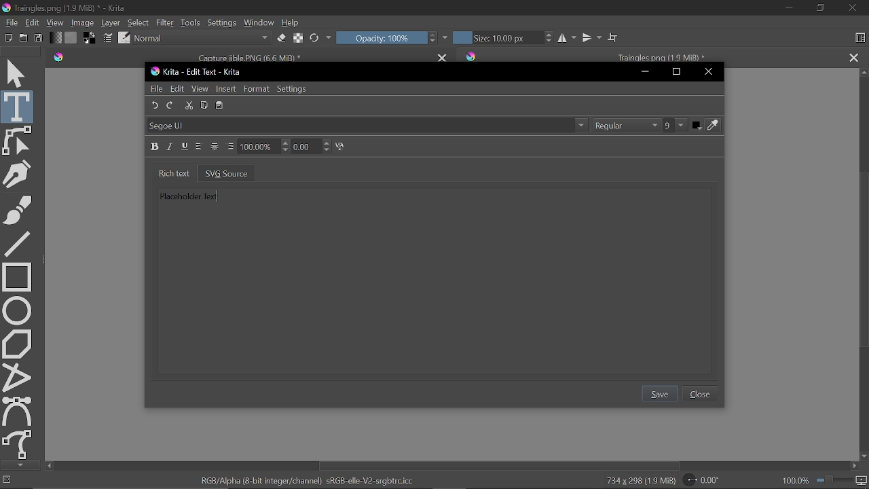 Image resolution: width=869 pixels, height=489 pixels. What do you see at coordinates (299, 37) in the screenshot?
I see `Preserve Alpha` at bounding box center [299, 37].